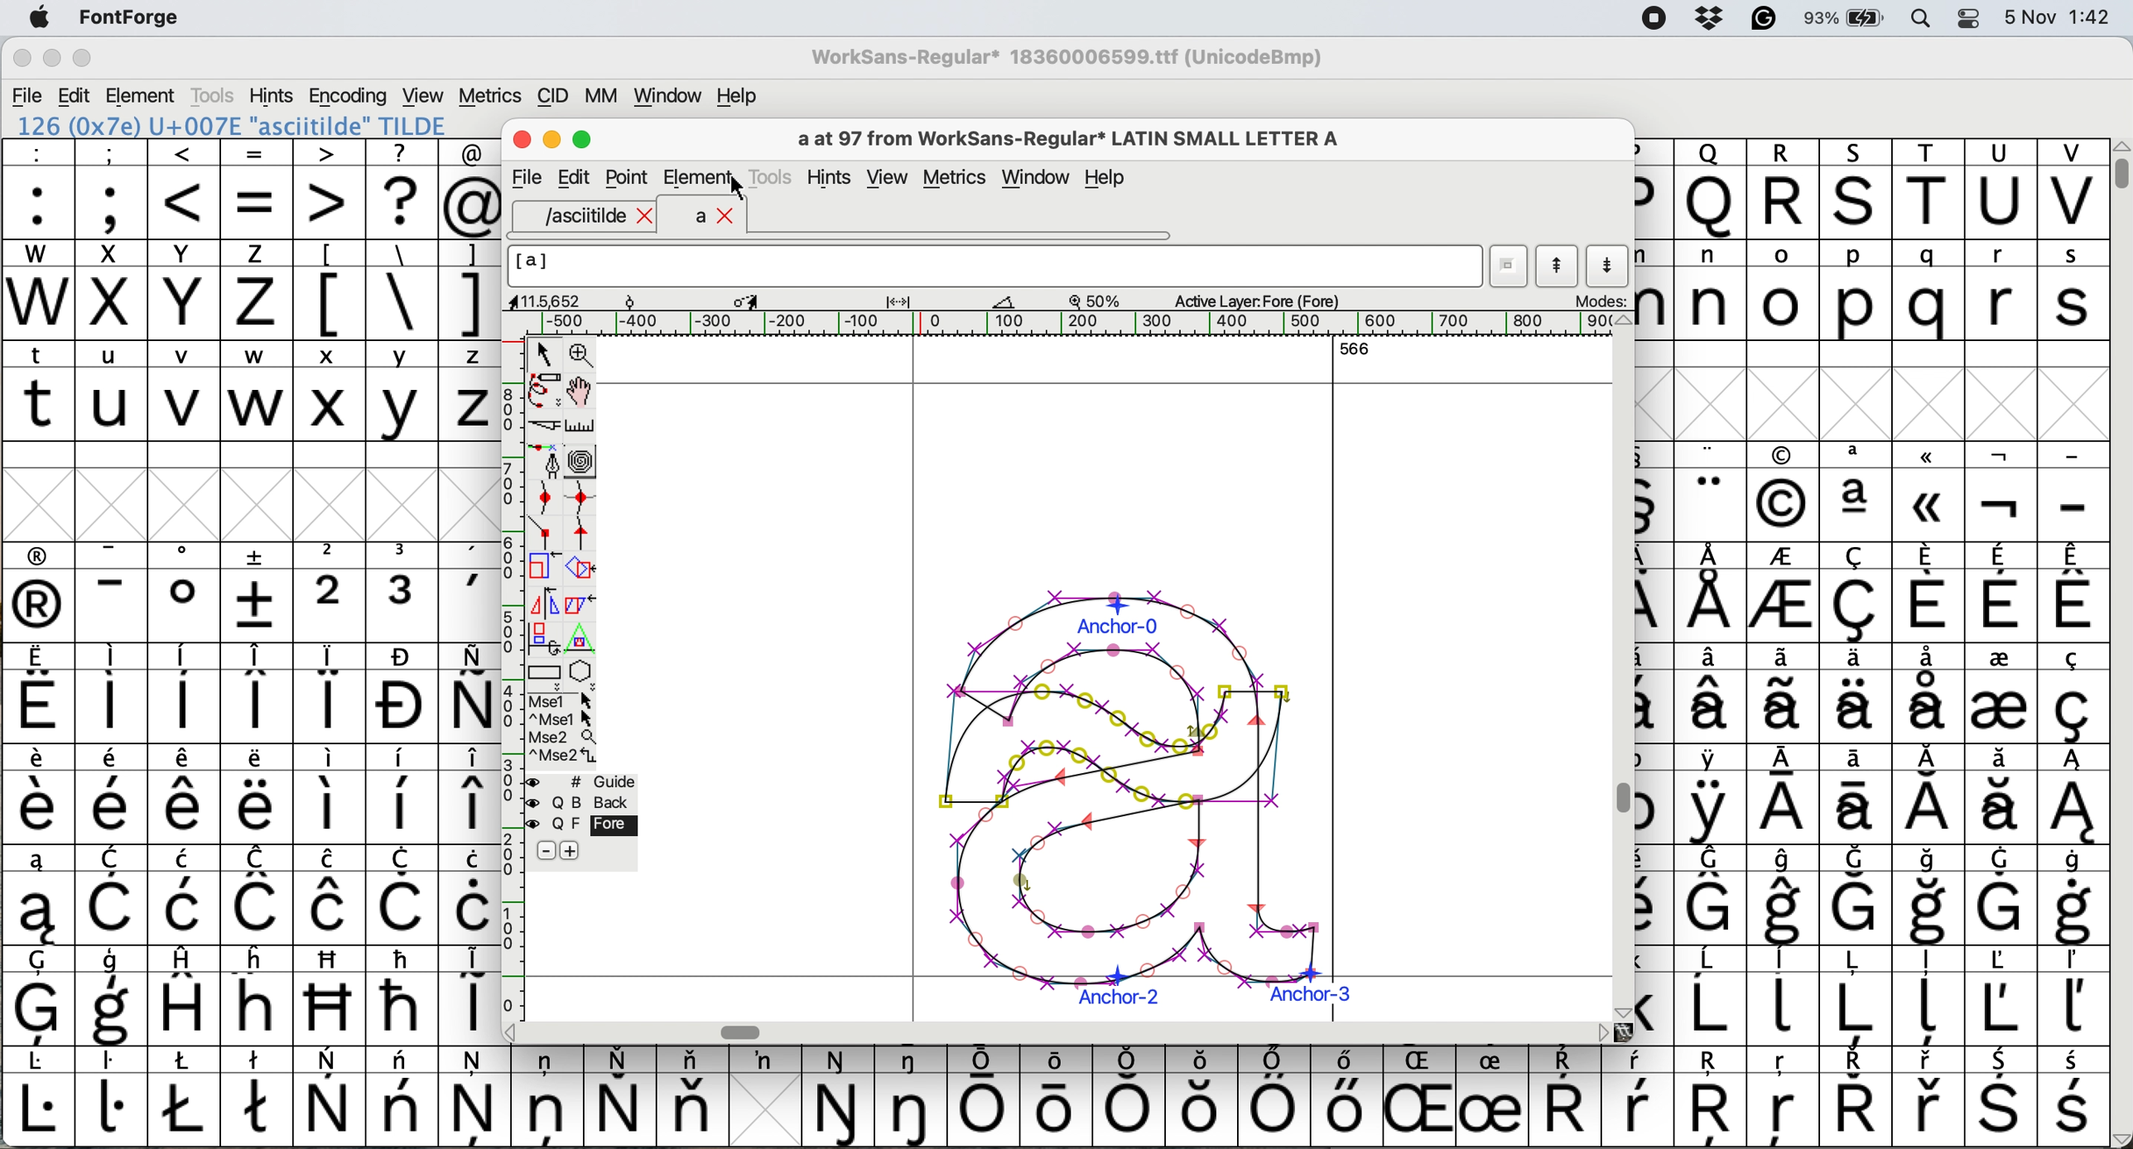 This screenshot has height=1149, width=2133. Describe the element at coordinates (581, 392) in the screenshot. I see `scroll by hand` at that location.